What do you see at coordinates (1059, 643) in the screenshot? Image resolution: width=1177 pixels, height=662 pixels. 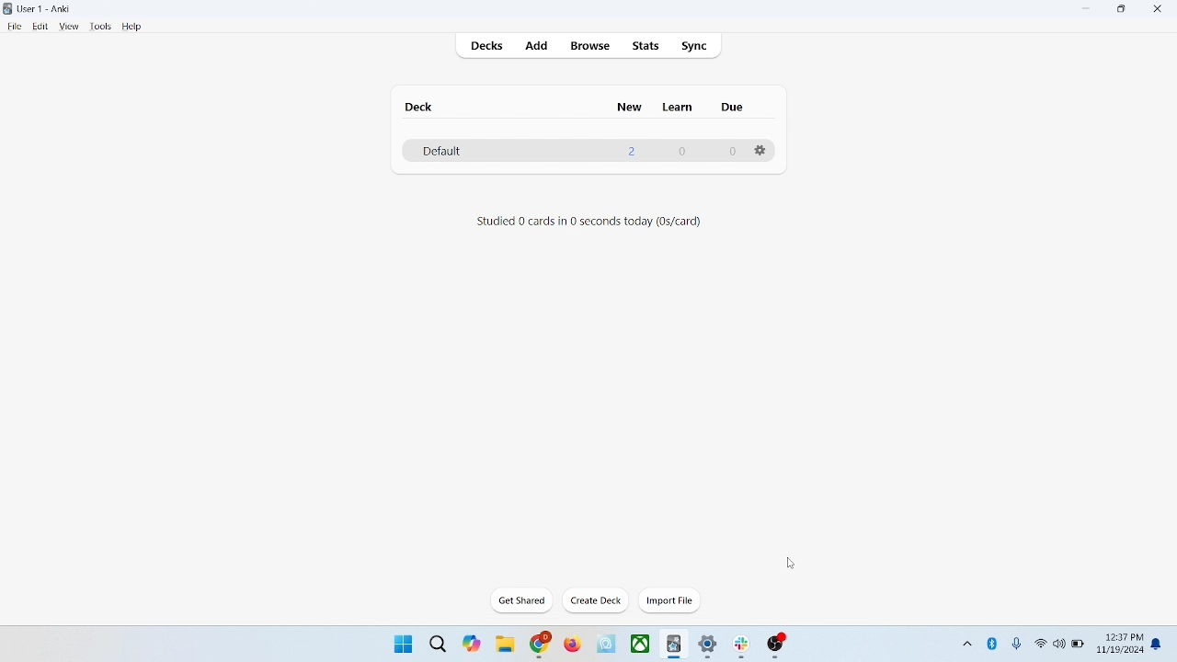 I see `speaker` at bounding box center [1059, 643].